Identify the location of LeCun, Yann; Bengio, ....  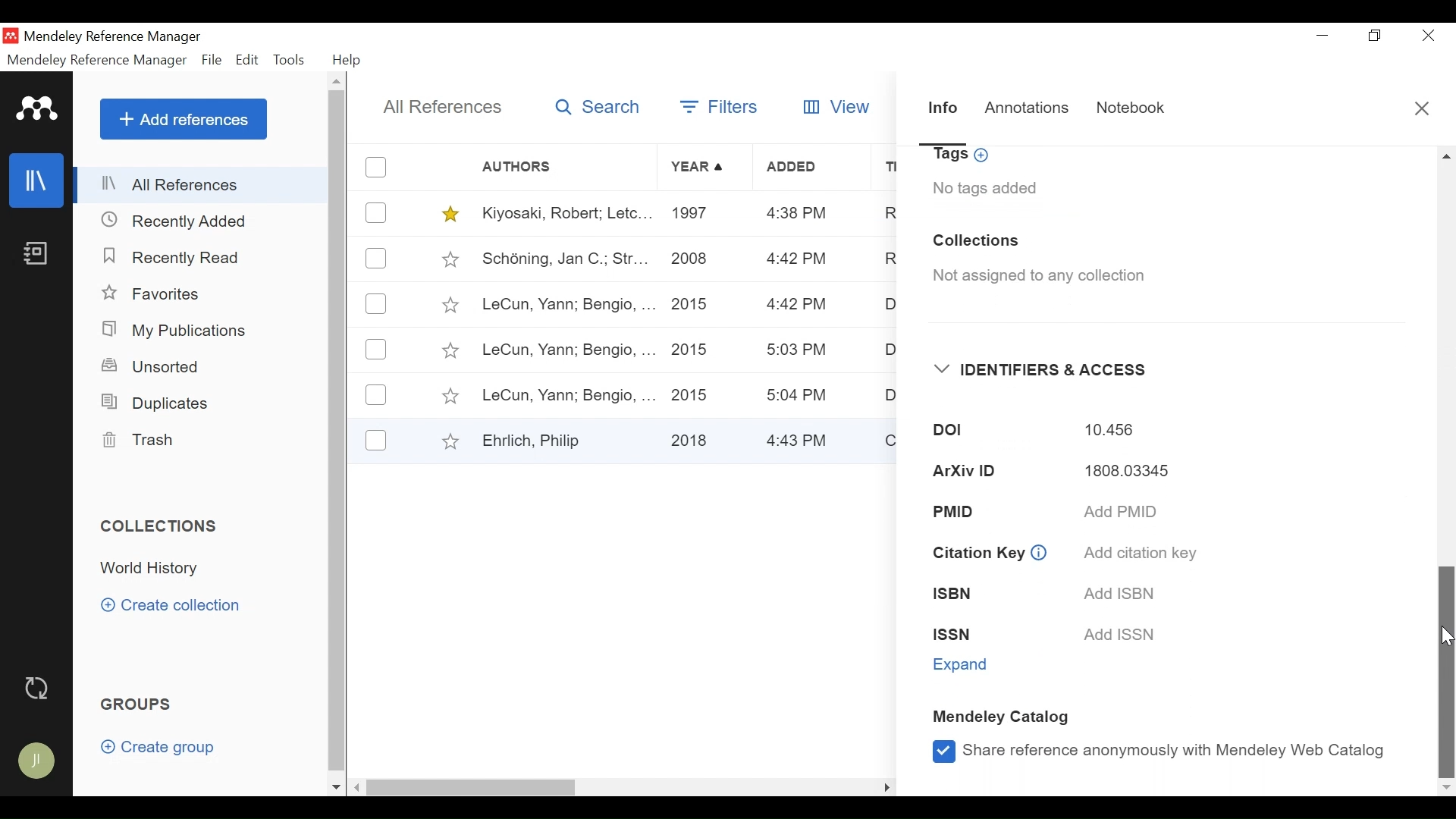
(567, 306).